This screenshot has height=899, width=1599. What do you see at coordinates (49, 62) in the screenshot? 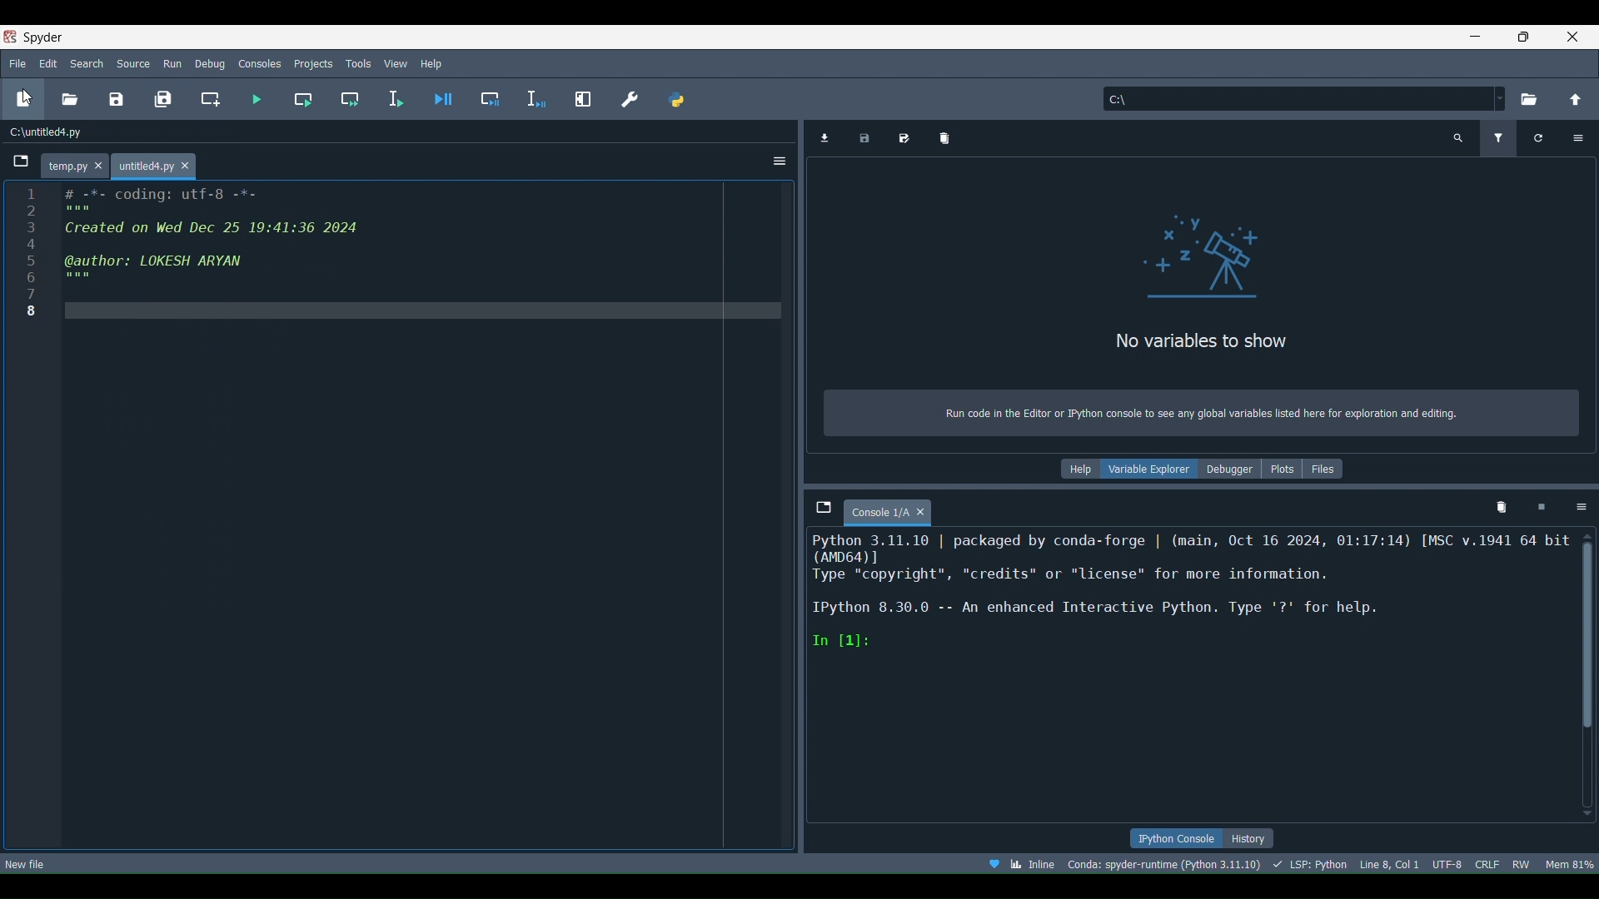
I see `Edit` at bounding box center [49, 62].